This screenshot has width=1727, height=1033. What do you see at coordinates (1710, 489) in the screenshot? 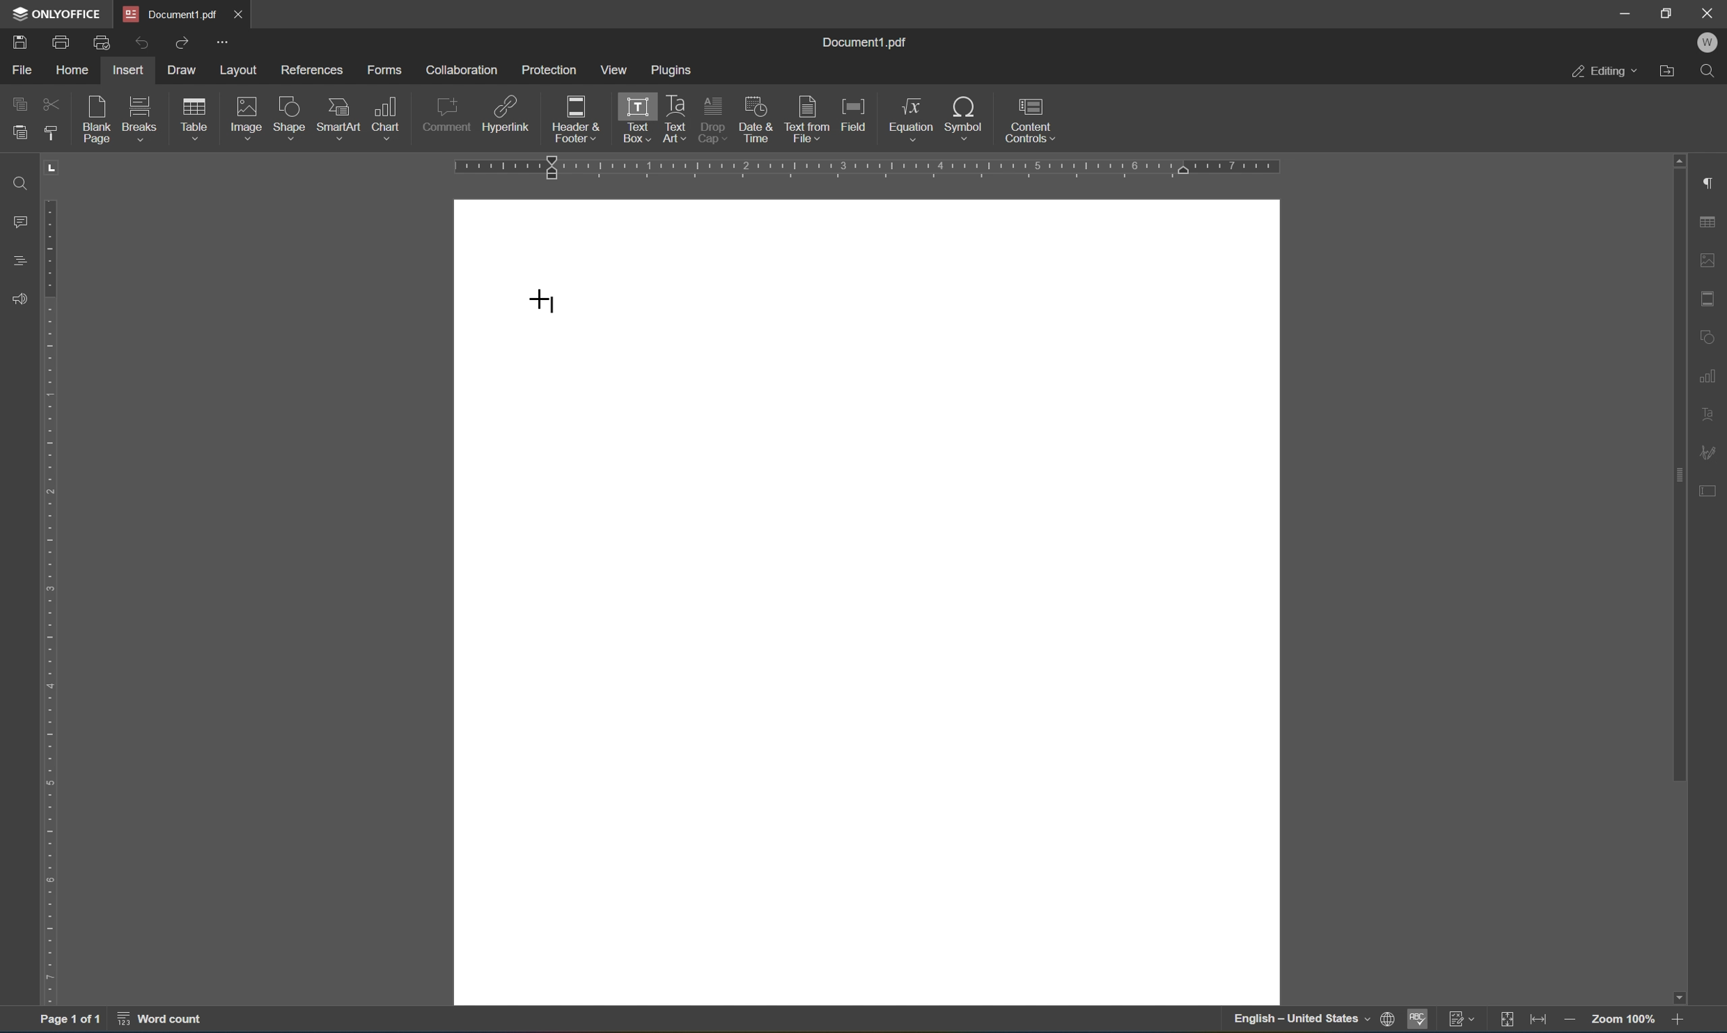
I see `Form settings` at bounding box center [1710, 489].